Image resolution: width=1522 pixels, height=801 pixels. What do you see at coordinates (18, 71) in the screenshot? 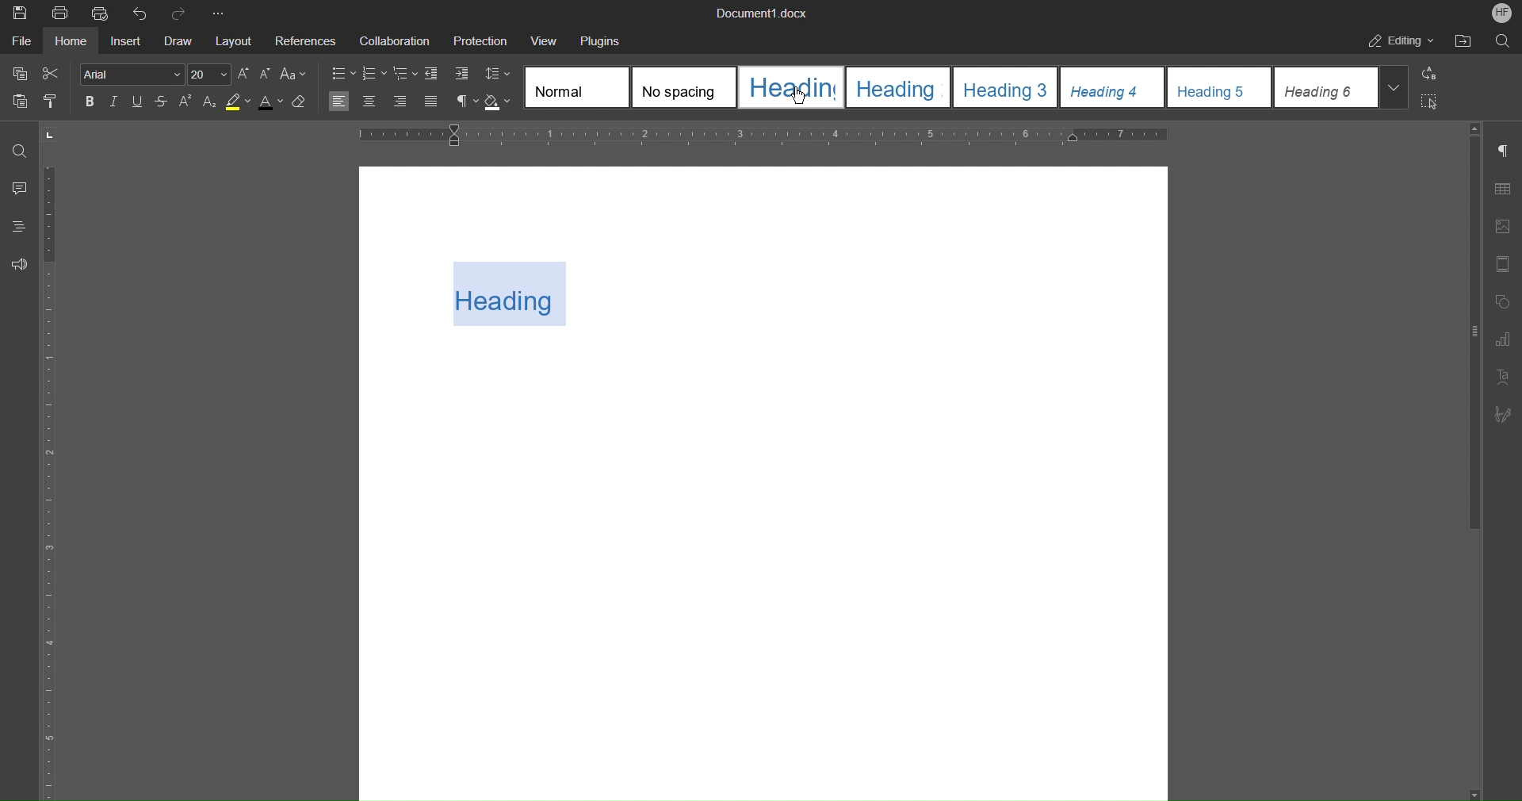
I see `Copy` at bounding box center [18, 71].